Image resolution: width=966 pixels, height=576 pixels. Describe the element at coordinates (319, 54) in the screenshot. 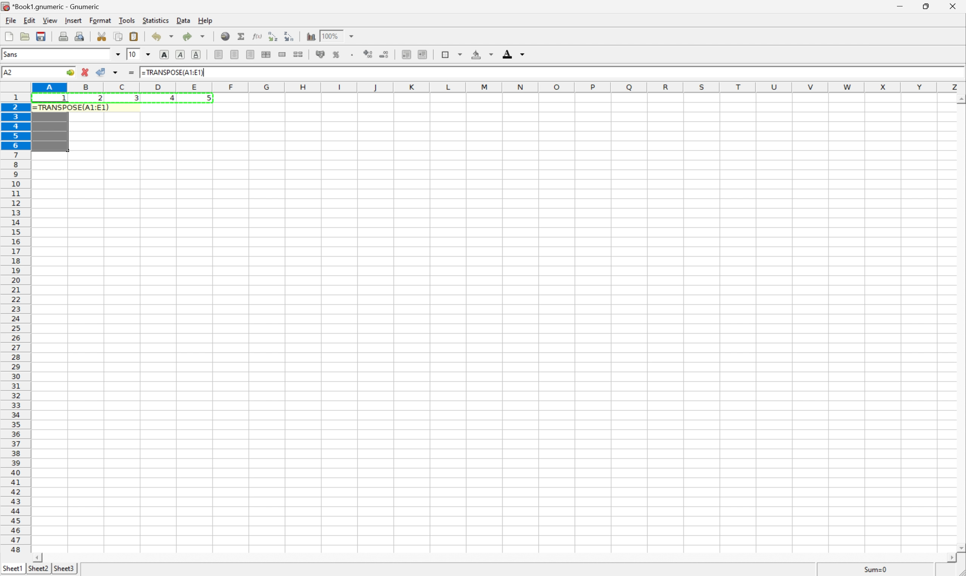

I see `format selection as accounting` at that location.